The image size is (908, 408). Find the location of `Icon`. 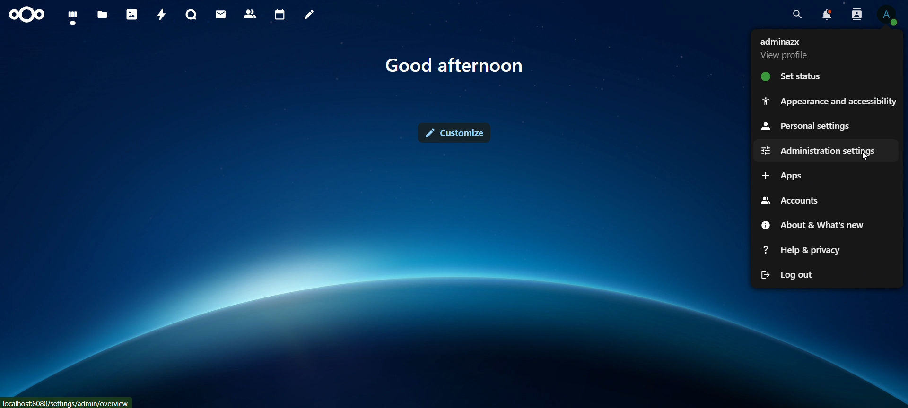

Icon is located at coordinates (26, 17).